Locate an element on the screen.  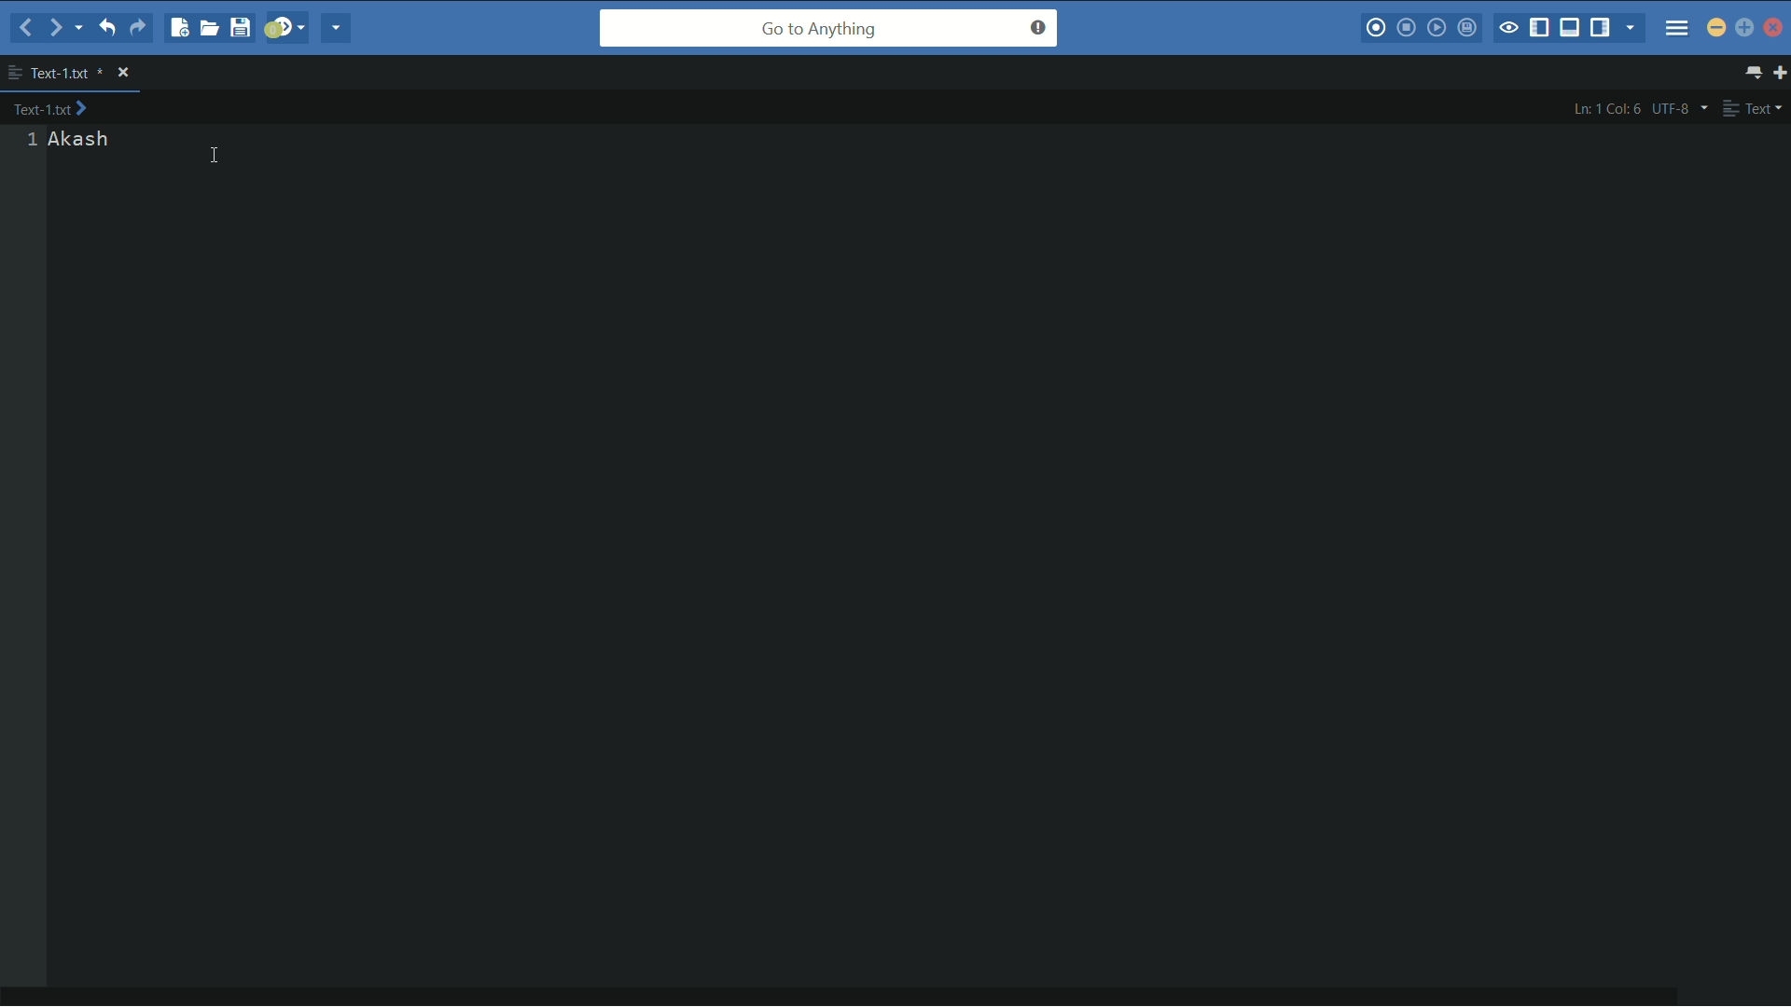
record macro is located at coordinates (1376, 26).